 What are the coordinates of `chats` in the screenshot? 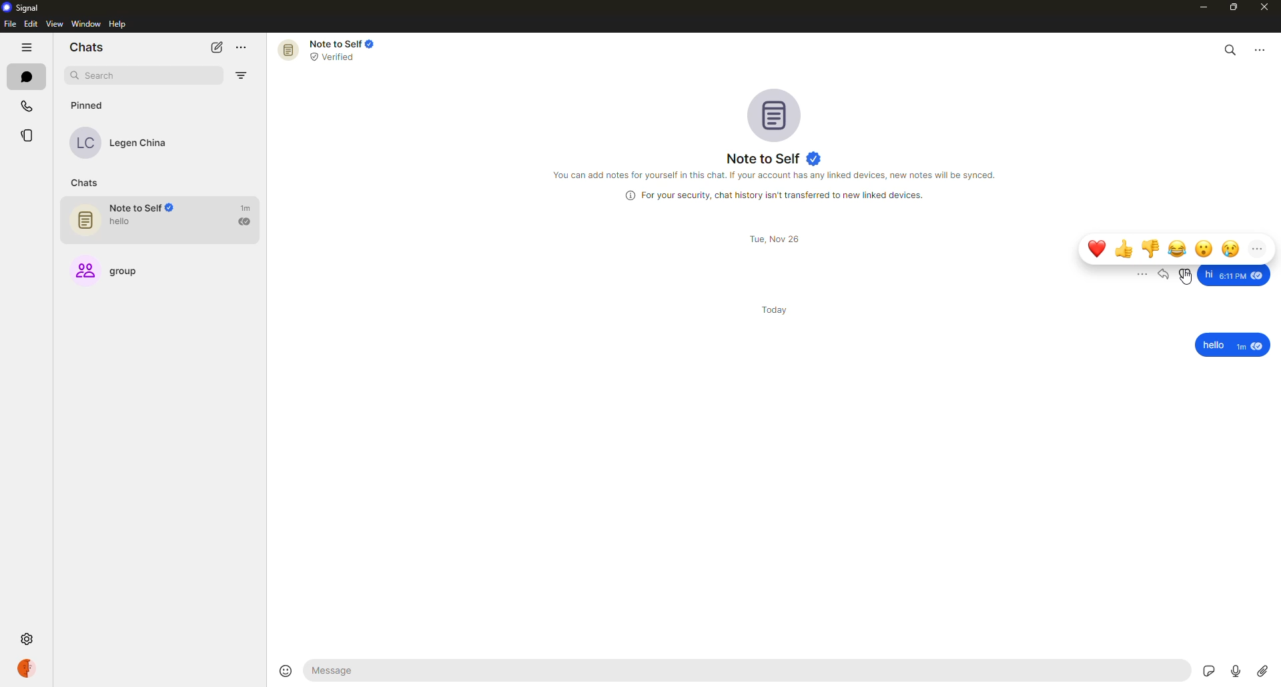 It's located at (88, 183).